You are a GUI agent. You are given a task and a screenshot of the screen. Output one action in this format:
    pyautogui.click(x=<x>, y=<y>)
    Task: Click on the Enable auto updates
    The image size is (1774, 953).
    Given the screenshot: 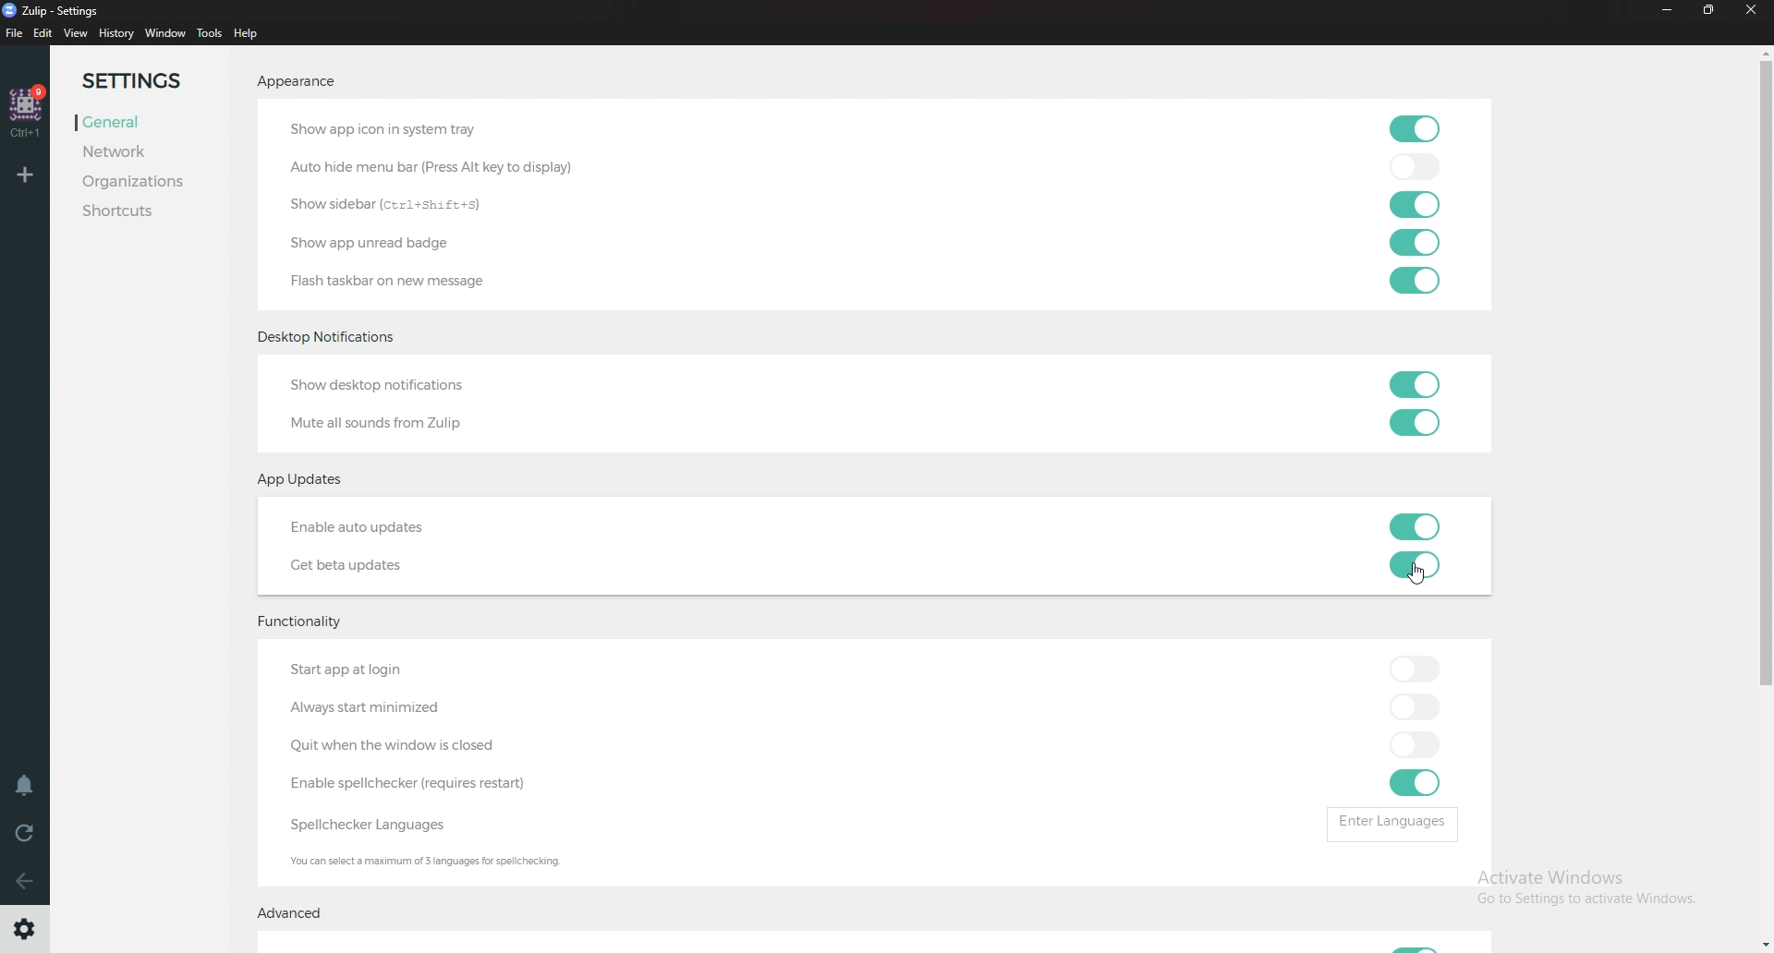 What is the action you would take?
    pyautogui.click(x=400, y=529)
    